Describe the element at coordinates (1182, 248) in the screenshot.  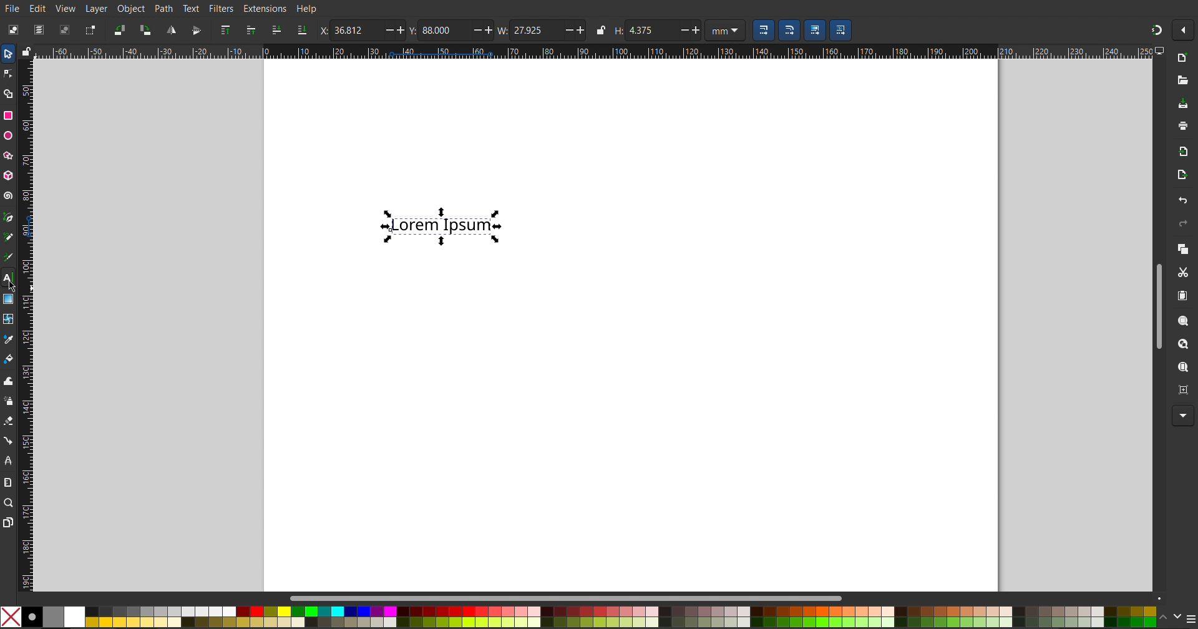
I see `Copy` at that location.